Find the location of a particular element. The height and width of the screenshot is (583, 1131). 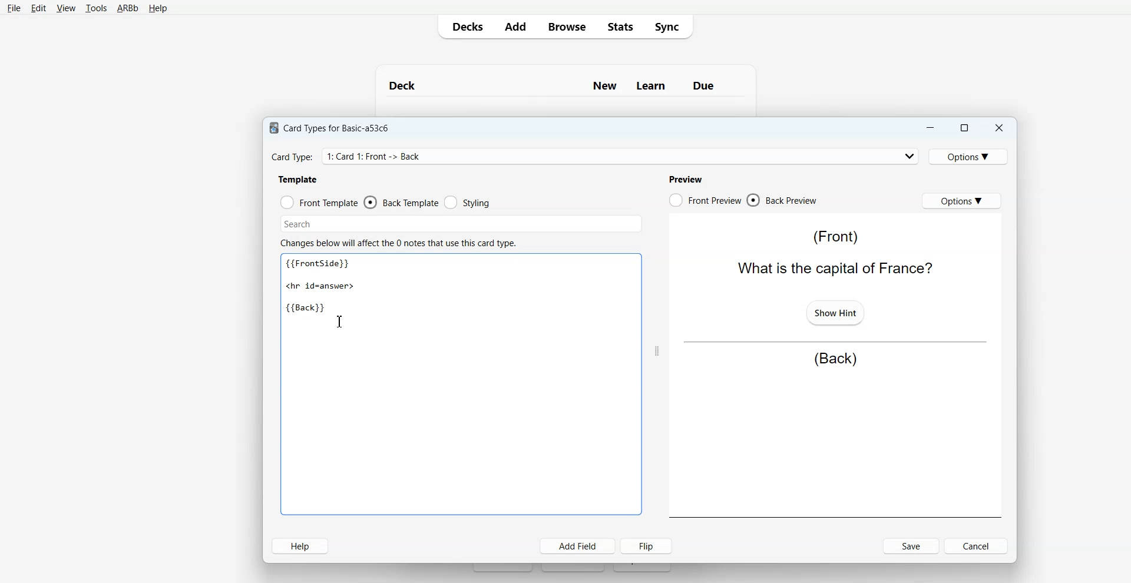

Search Bar is located at coordinates (461, 224).